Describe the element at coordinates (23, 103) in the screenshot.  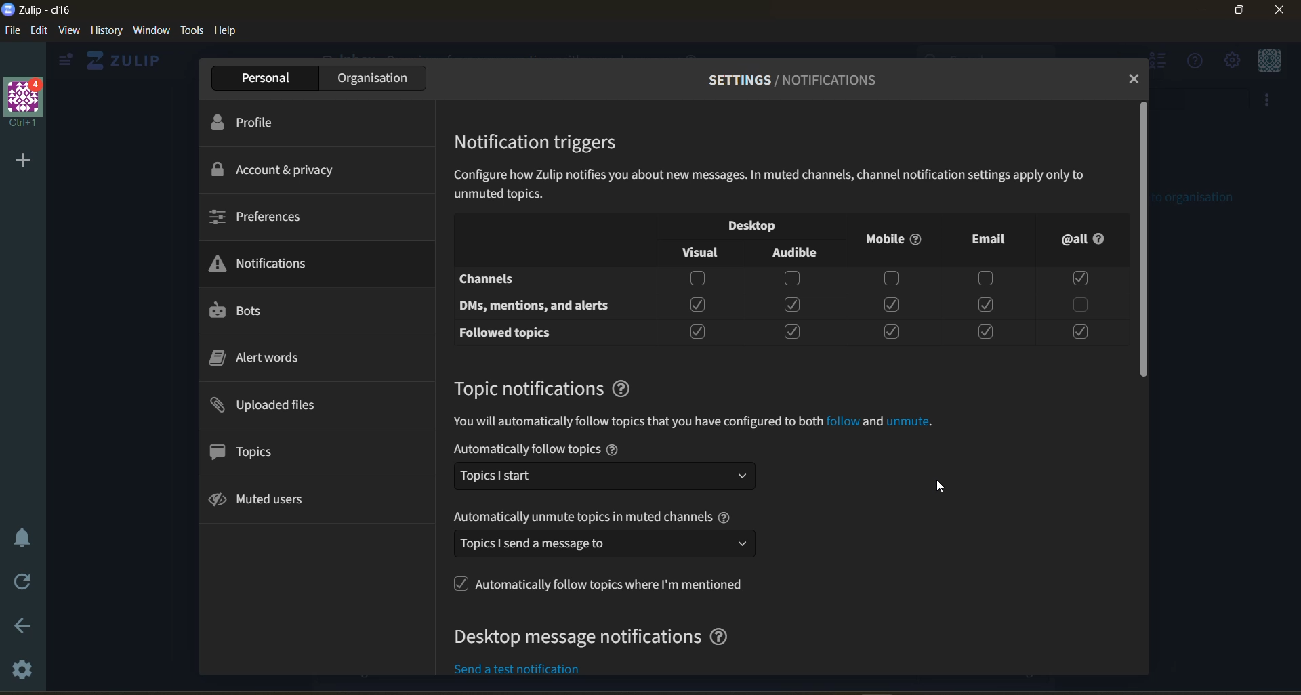
I see `organisation name and profile picture` at that location.